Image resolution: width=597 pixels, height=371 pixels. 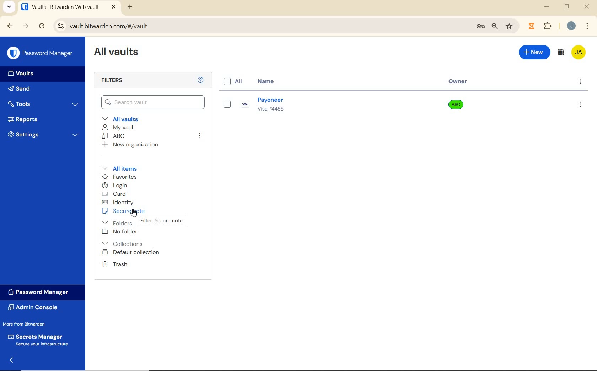 What do you see at coordinates (579, 53) in the screenshot?
I see `Bitwarden Account` at bounding box center [579, 53].